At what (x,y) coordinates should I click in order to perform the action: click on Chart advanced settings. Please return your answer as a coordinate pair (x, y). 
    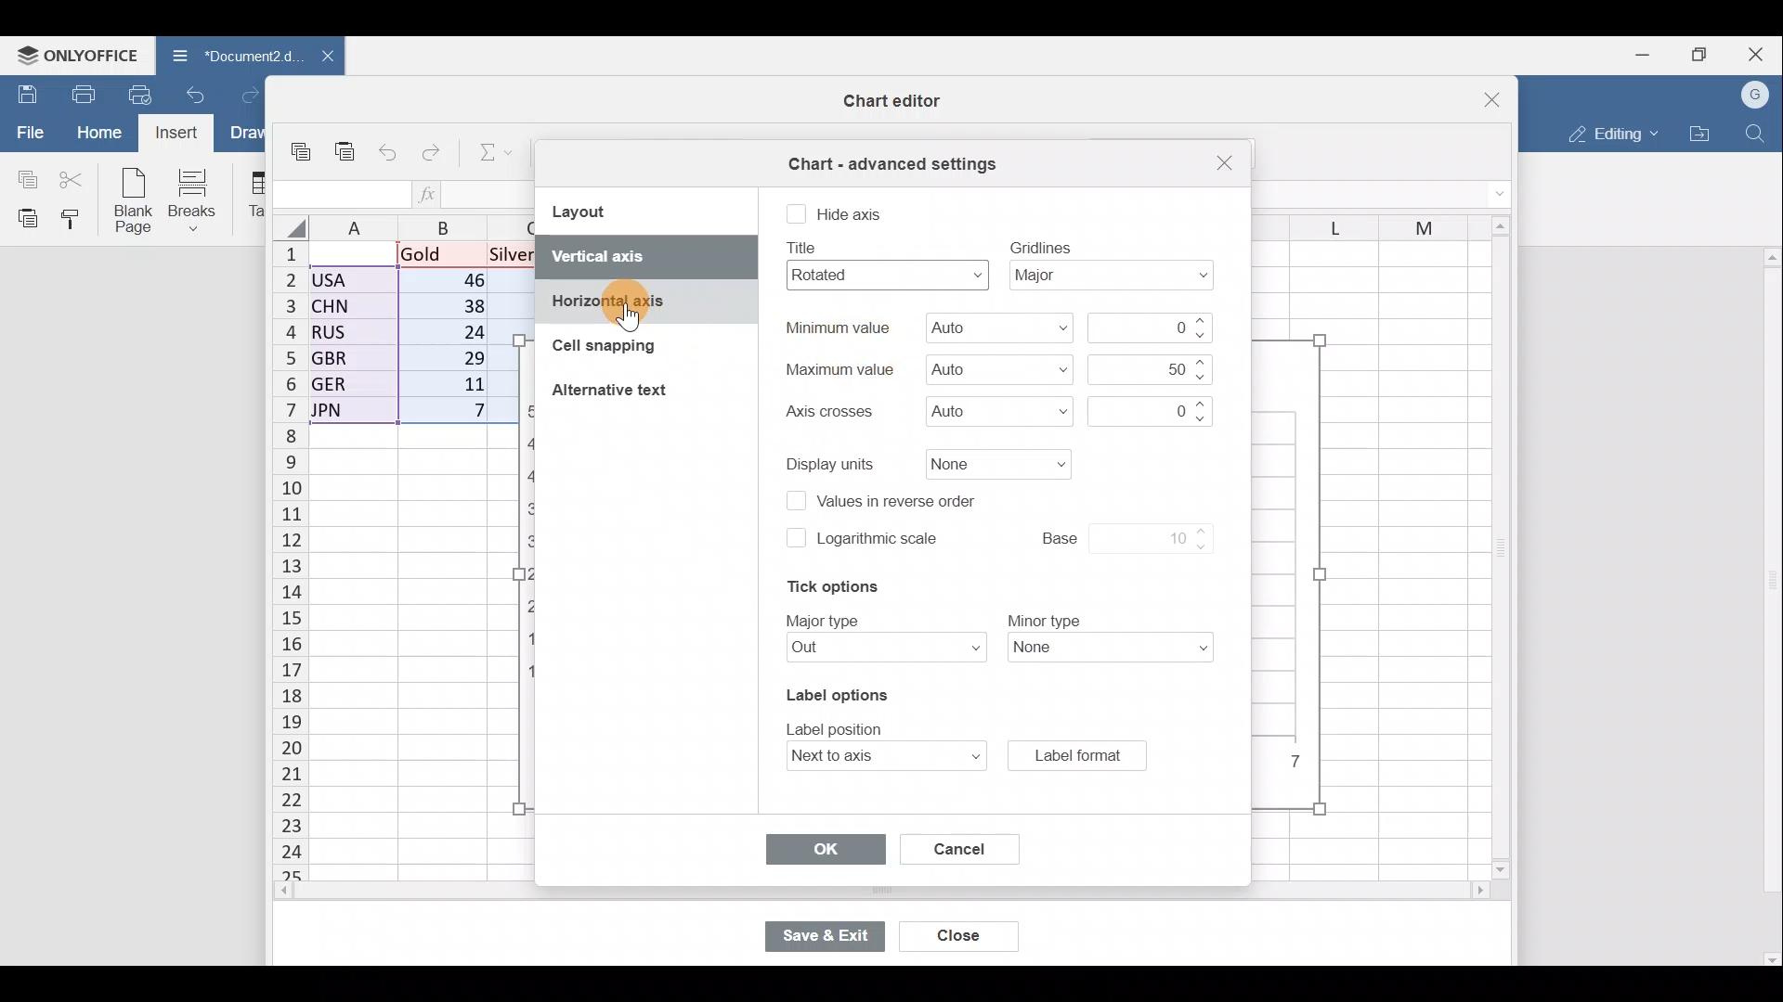
    Looking at the image, I should click on (890, 158).